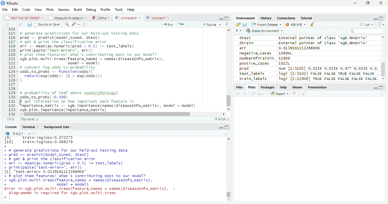 The height and width of the screenshot is (204, 388). What do you see at coordinates (187, 24) in the screenshot?
I see `Up` at bounding box center [187, 24].